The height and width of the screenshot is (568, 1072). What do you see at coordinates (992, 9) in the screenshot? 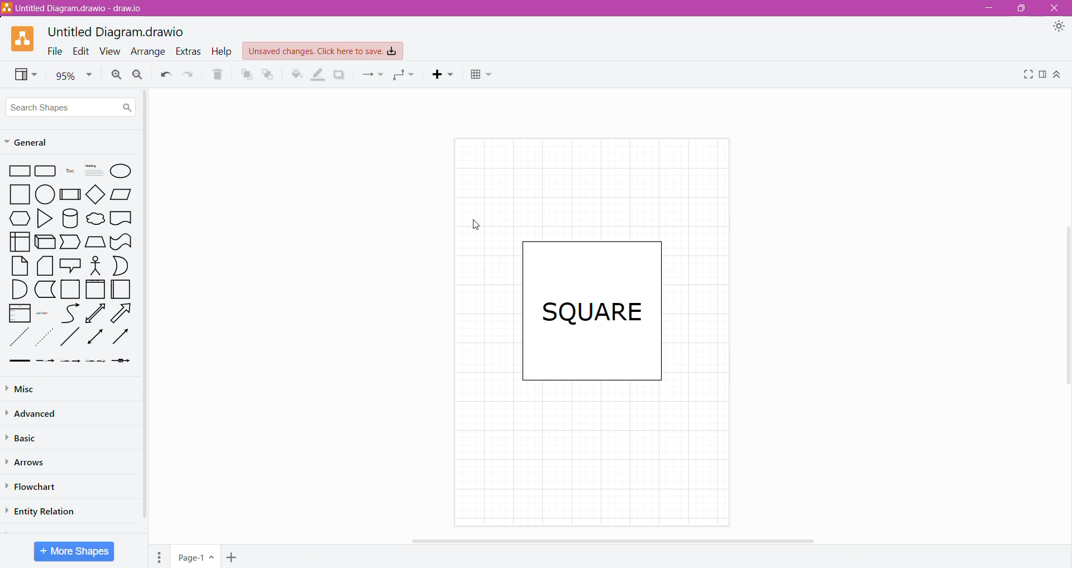
I see `Minimize` at bounding box center [992, 9].